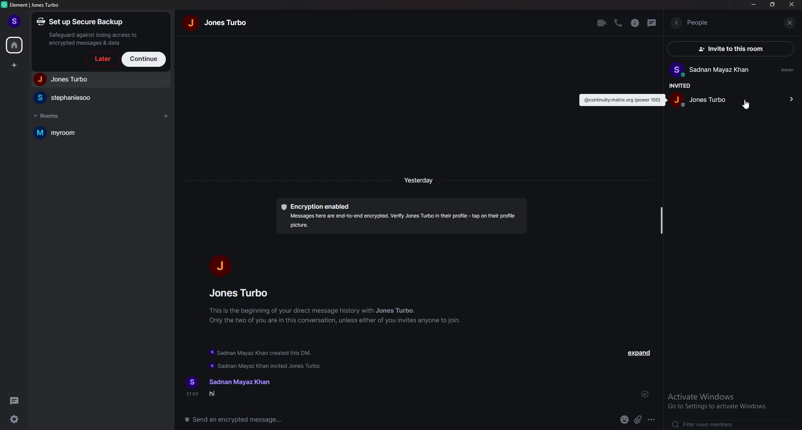  I want to click on encryption description, so click(401, 217).